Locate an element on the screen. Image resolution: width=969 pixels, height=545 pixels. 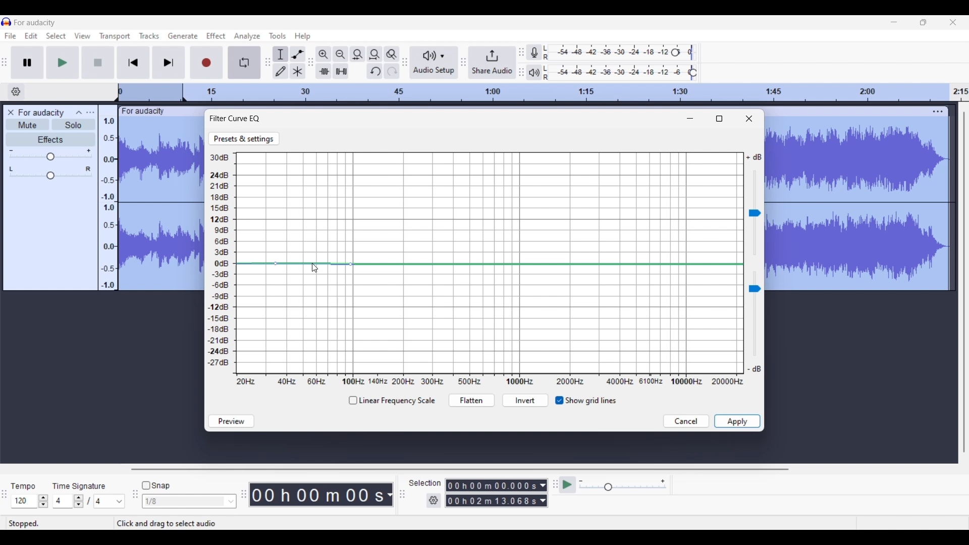
Audio track name is located at coordinates (41, 113).